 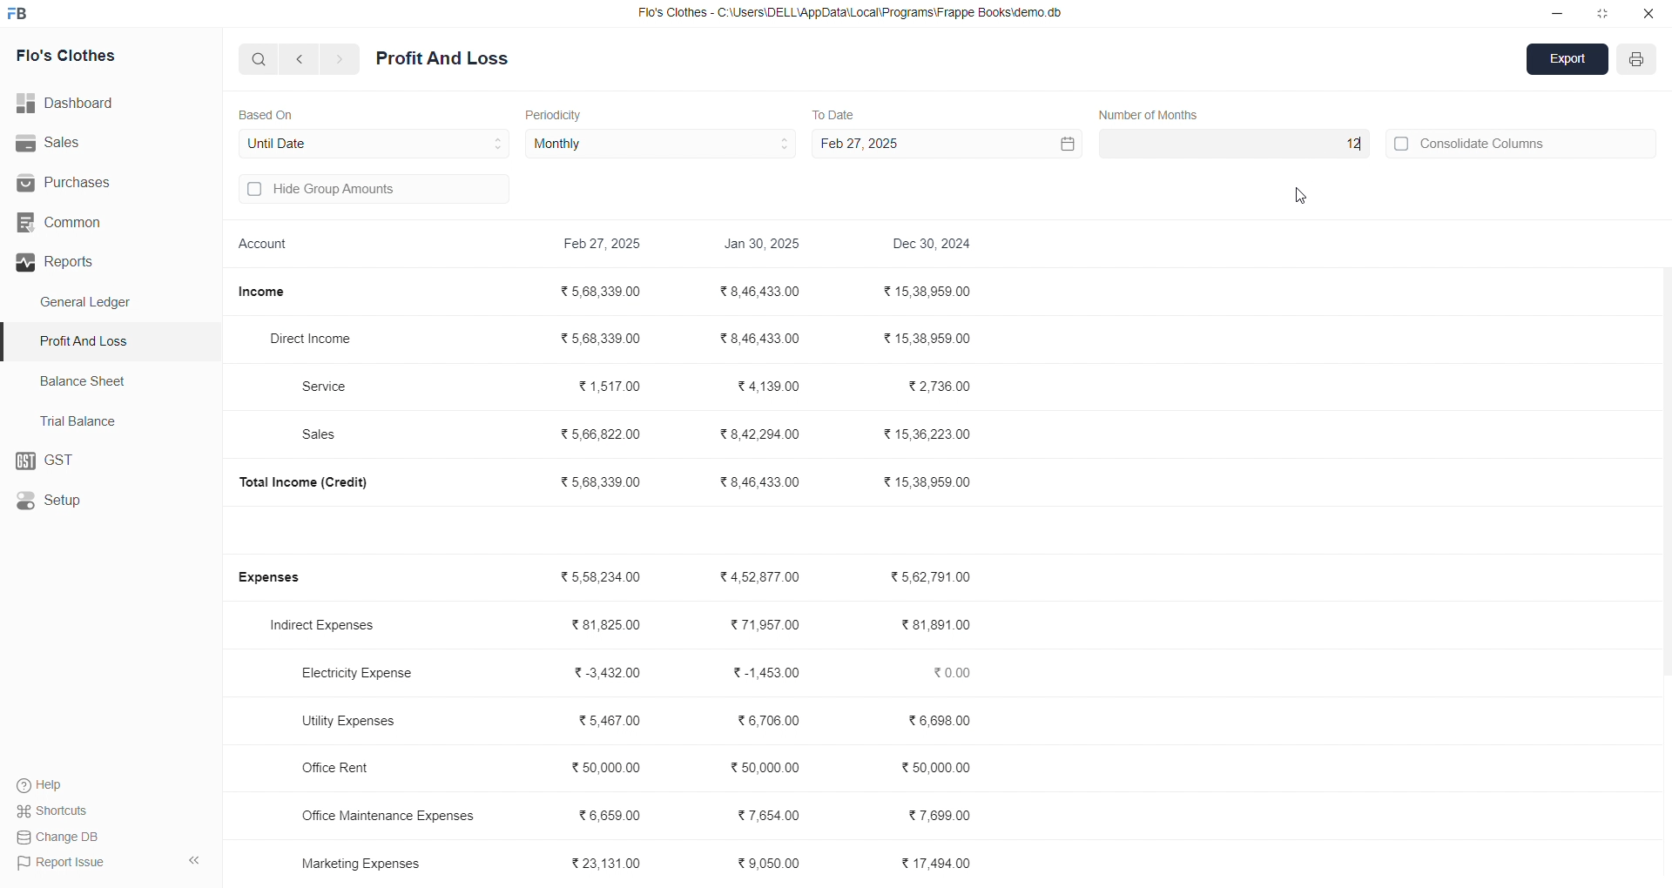 I want to click on Marketing Expenses, so click(x=361, y=863).